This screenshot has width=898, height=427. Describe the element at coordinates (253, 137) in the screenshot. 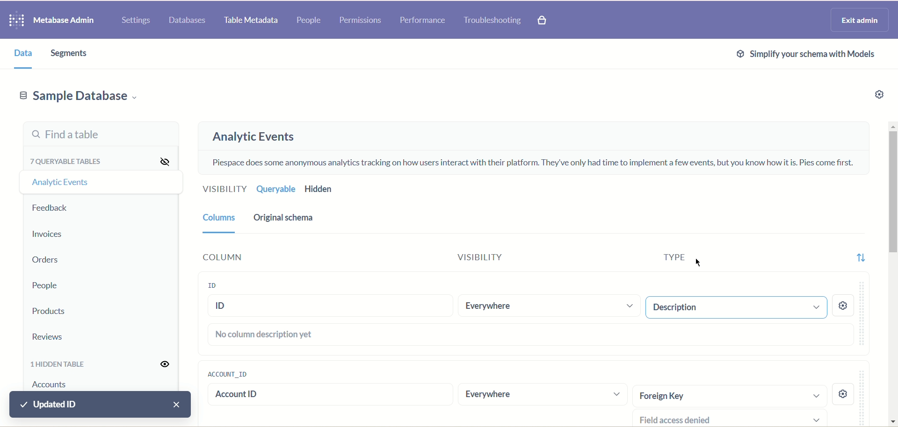

I see `analytic events` at that location.